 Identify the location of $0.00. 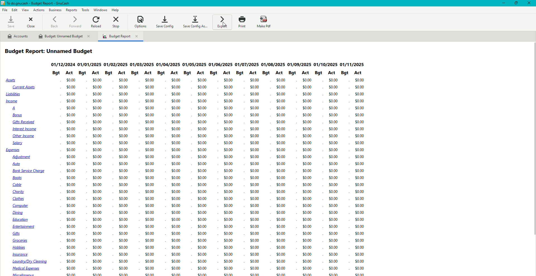
(203, 206).